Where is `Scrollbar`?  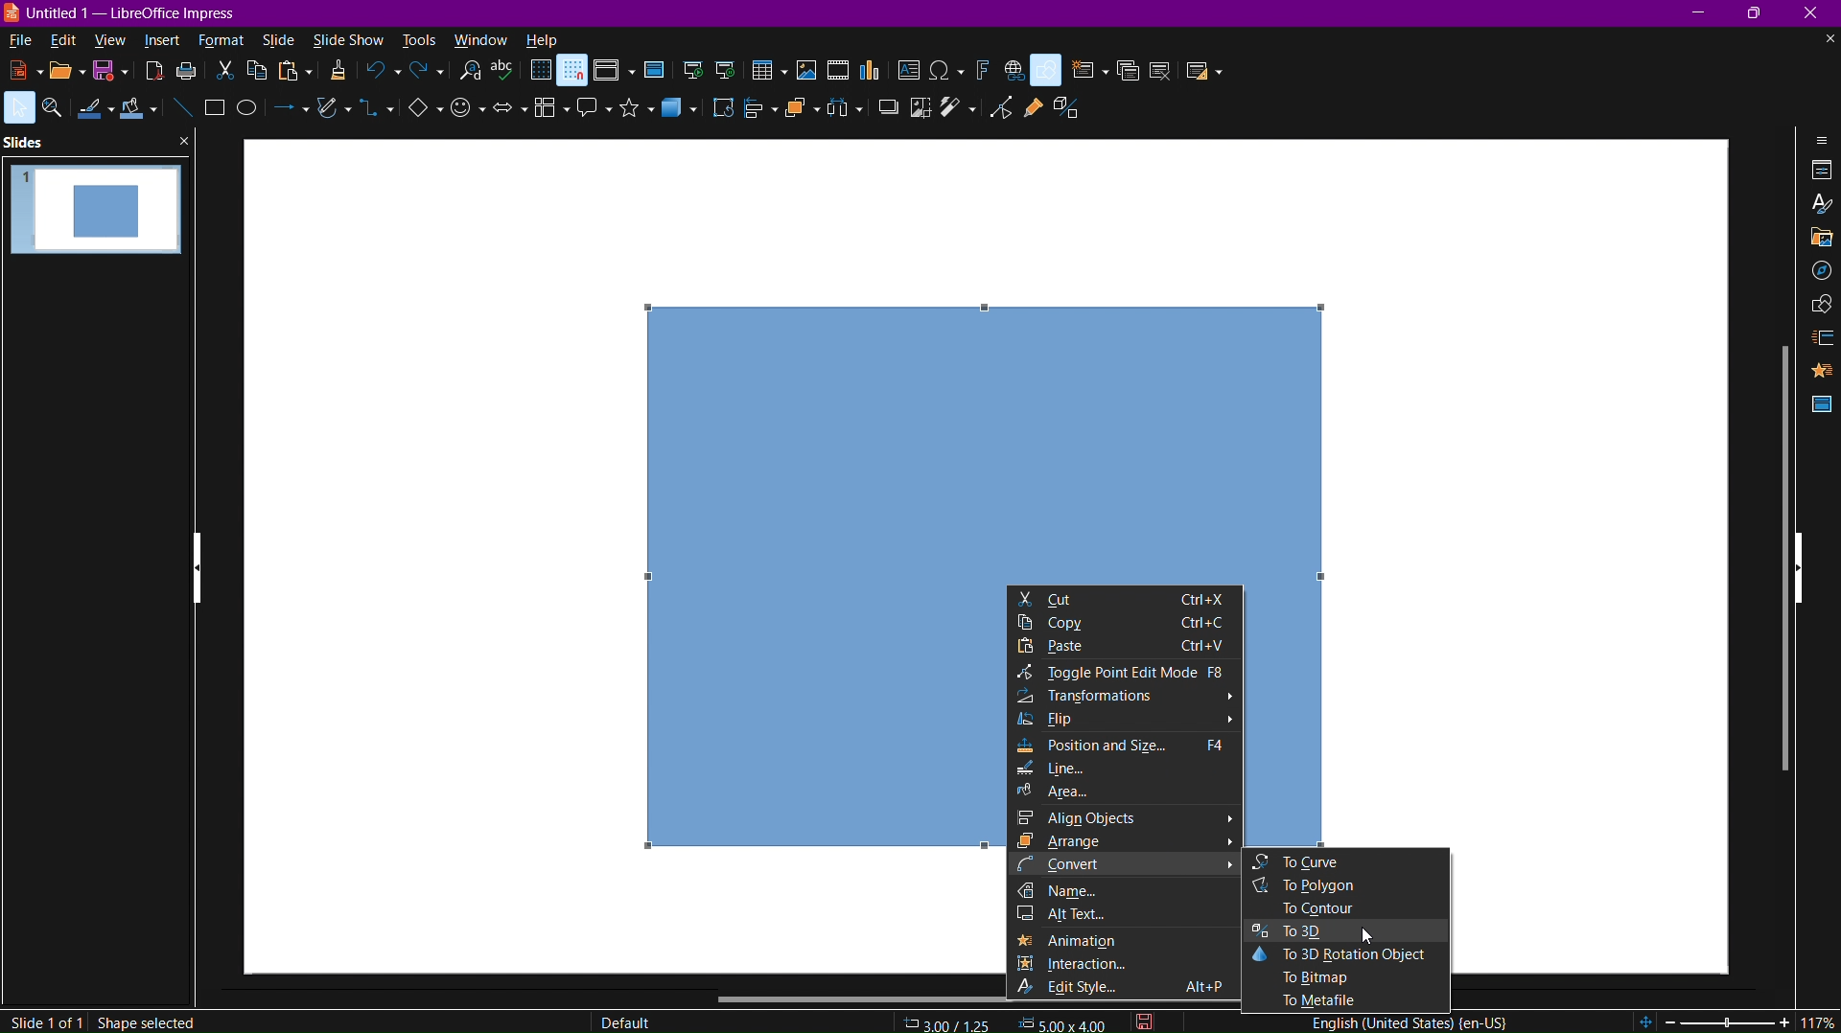 Scrollbar is located at coordinates (851, 997).